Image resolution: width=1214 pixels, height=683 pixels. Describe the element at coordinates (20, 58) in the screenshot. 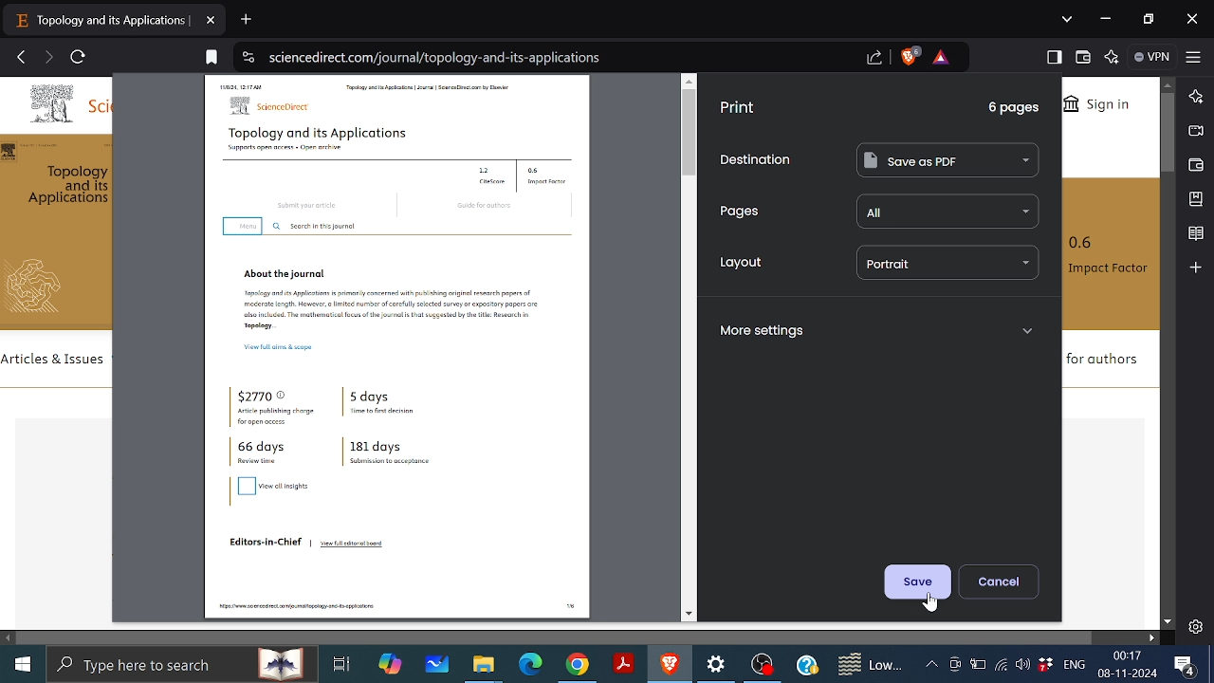

I see `Go back to previous page` at that location.